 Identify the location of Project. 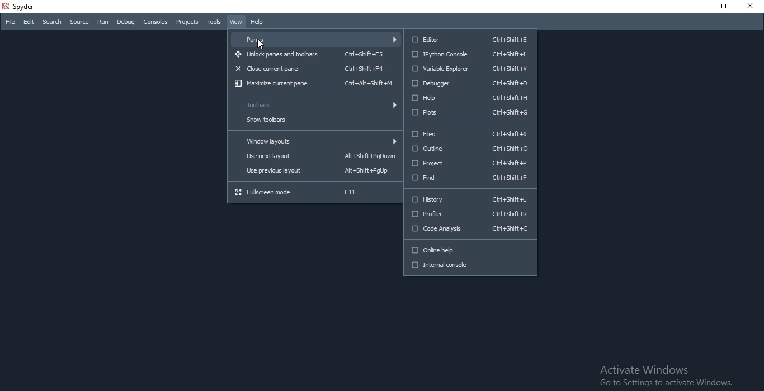
(469, 164).